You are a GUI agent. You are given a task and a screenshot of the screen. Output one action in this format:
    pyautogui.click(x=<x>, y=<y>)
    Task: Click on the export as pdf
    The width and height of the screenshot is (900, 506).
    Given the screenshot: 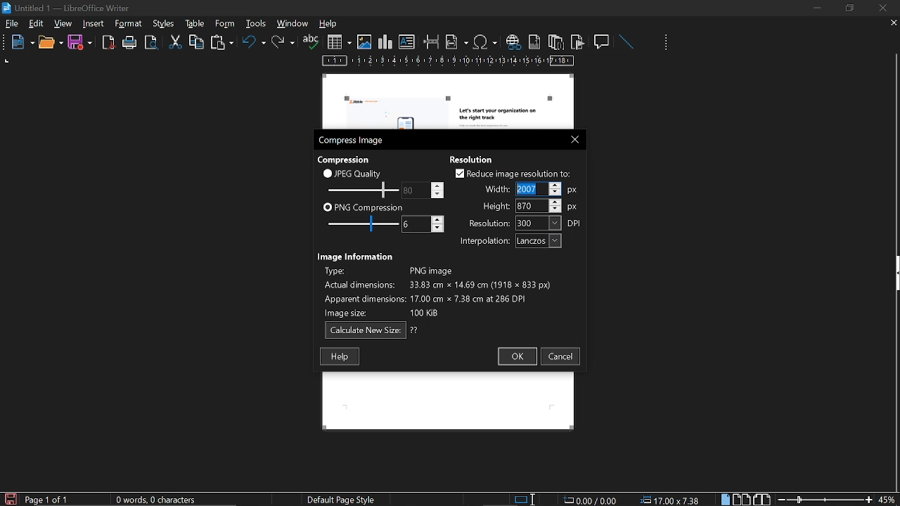 What is the action you would take?
    pyautogui.click(x=109, y=43)
    